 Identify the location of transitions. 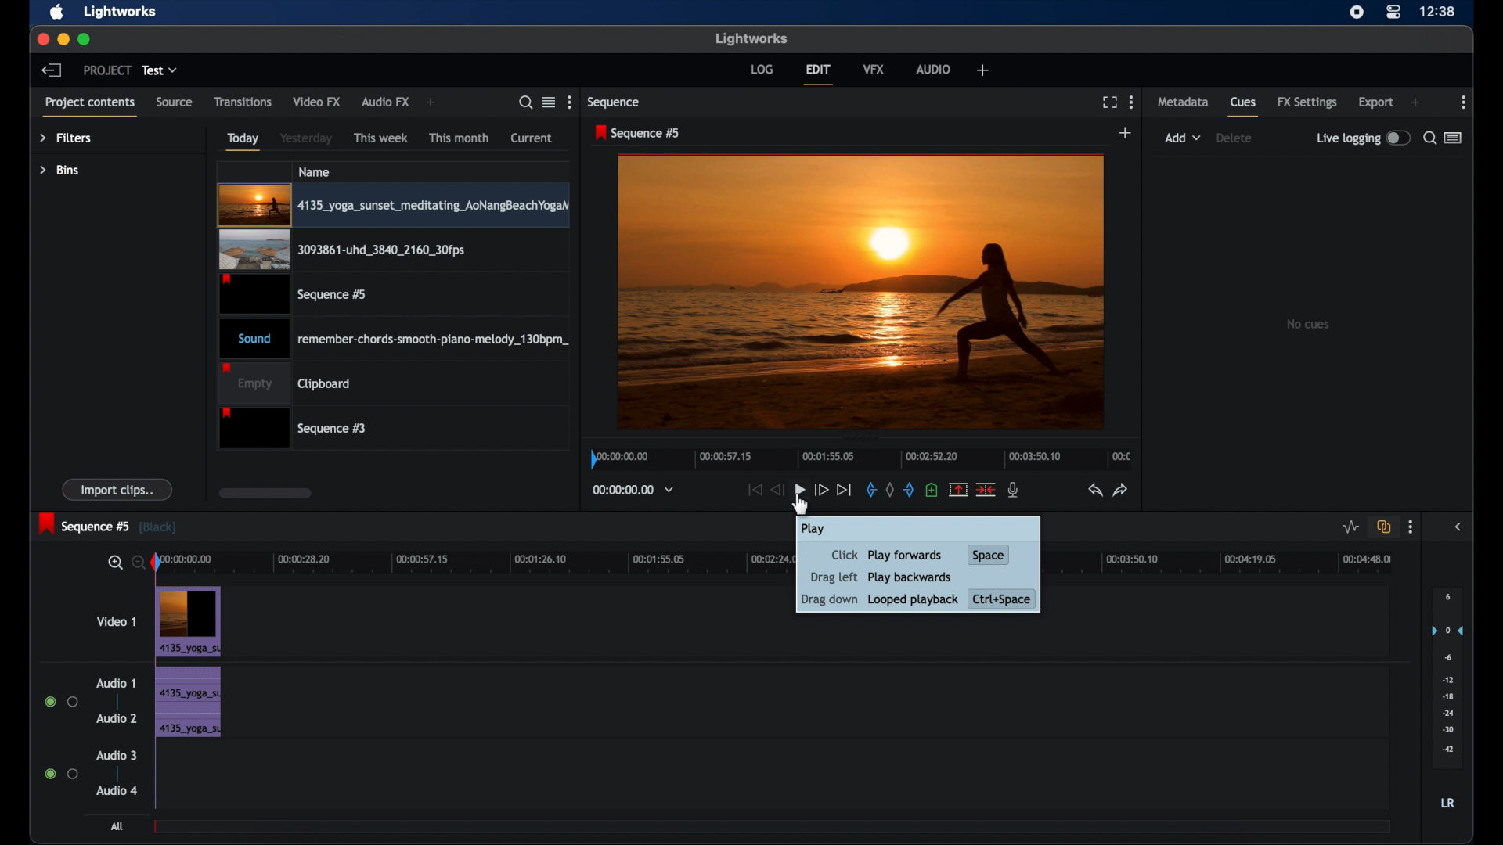
(243, 102).